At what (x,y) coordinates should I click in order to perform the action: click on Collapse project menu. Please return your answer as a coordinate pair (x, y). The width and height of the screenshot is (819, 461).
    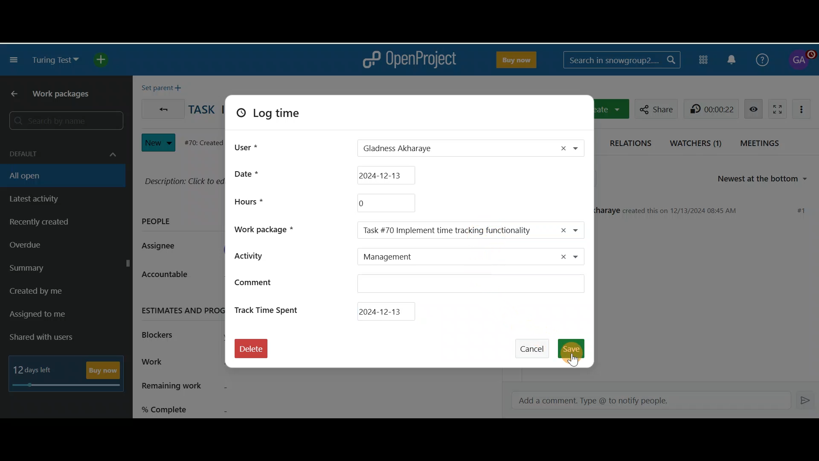
    Looking at the image, I should click on (15, 61).